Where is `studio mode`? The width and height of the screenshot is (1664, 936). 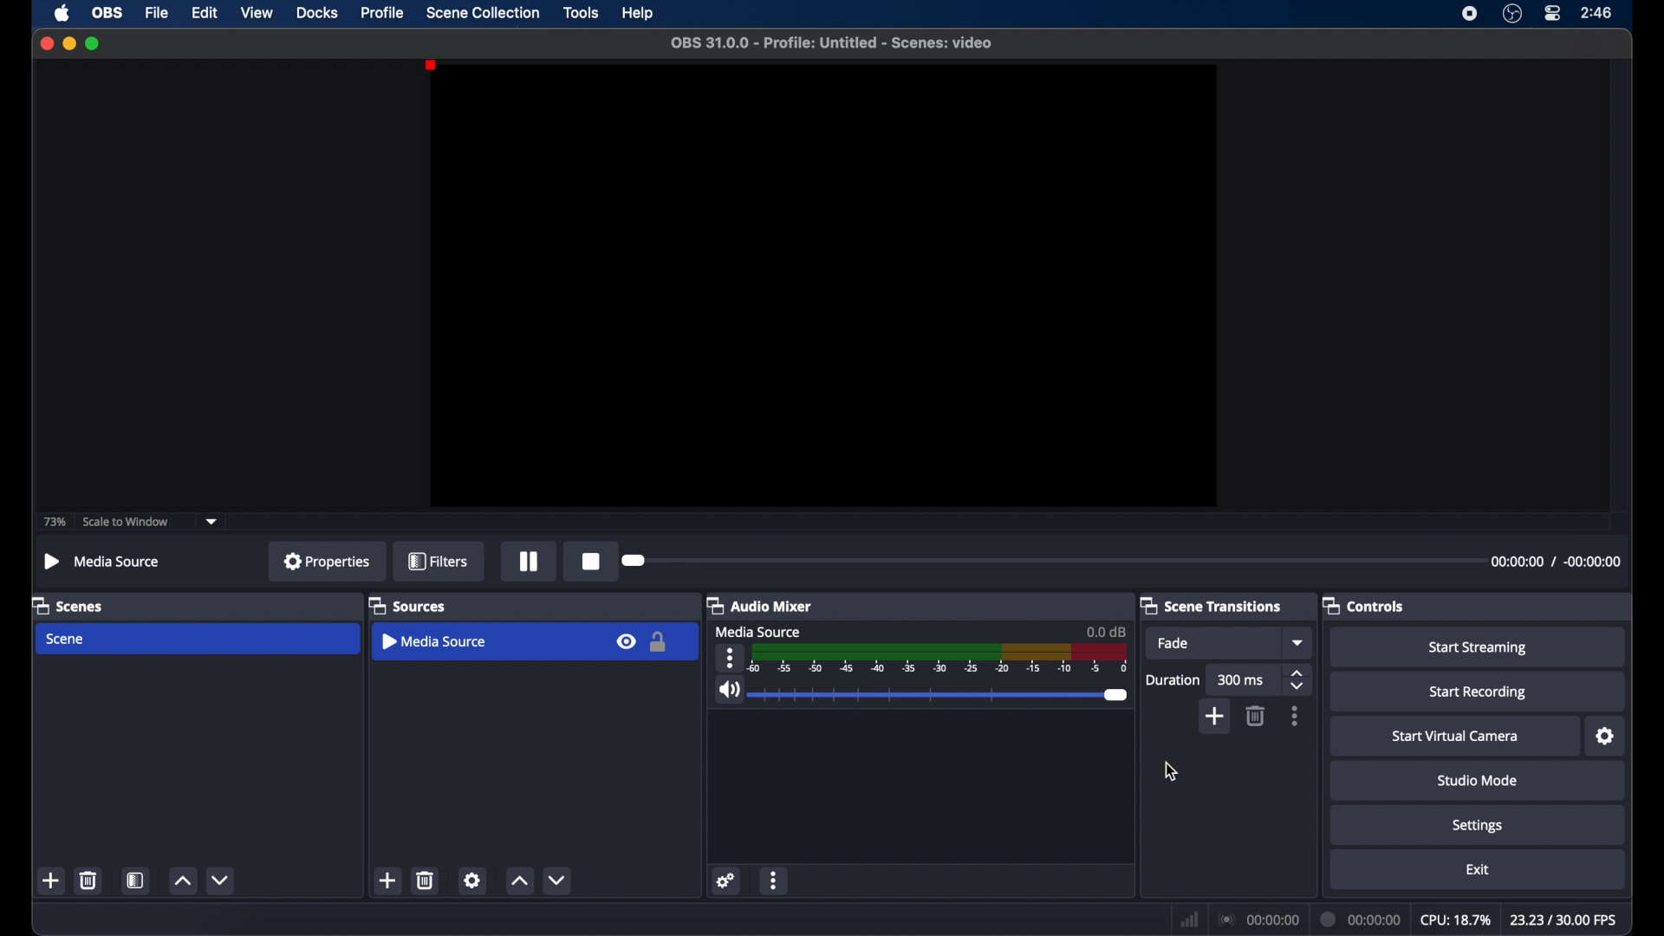 studio mode is located at coordinates (1478, 780).